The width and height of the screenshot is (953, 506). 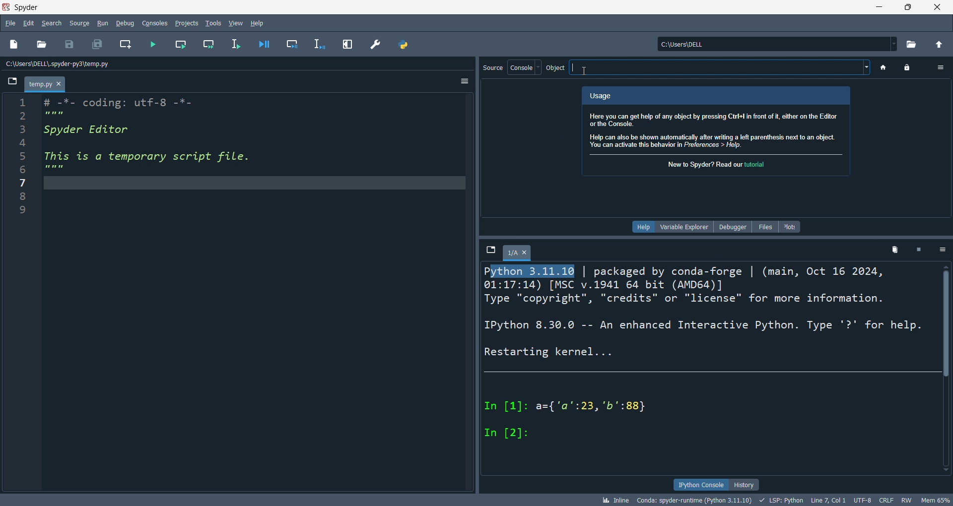 I want to click on temp.py, so click(x=47, y=82).